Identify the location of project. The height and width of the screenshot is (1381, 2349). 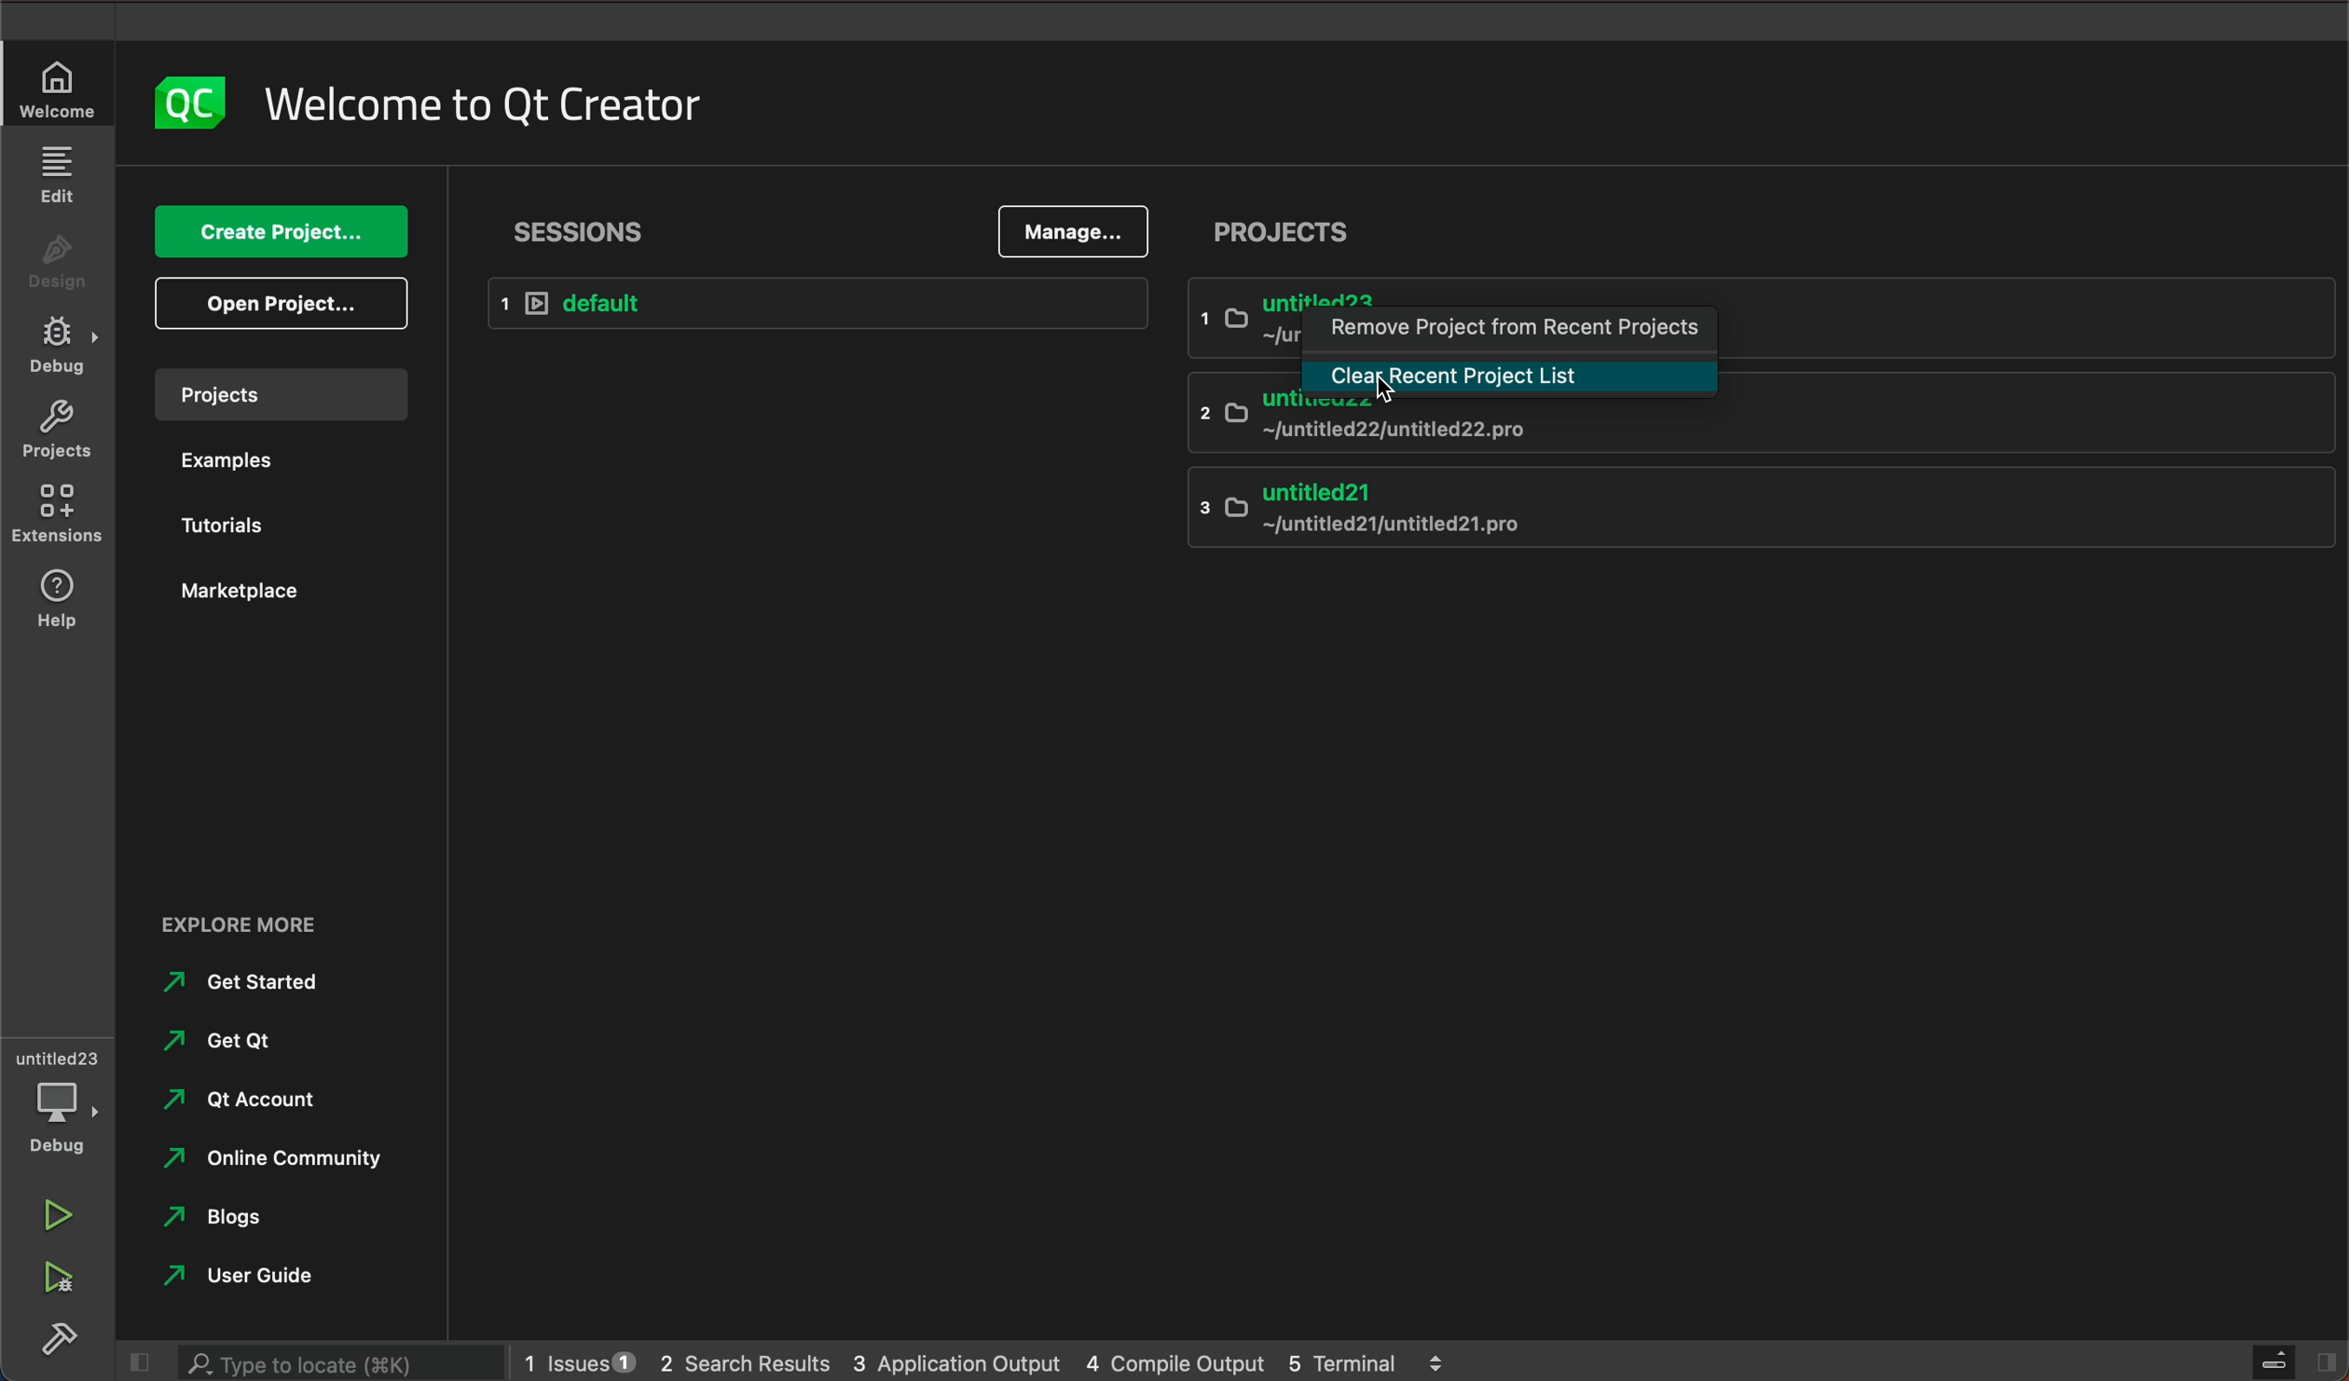
(1288, 234).